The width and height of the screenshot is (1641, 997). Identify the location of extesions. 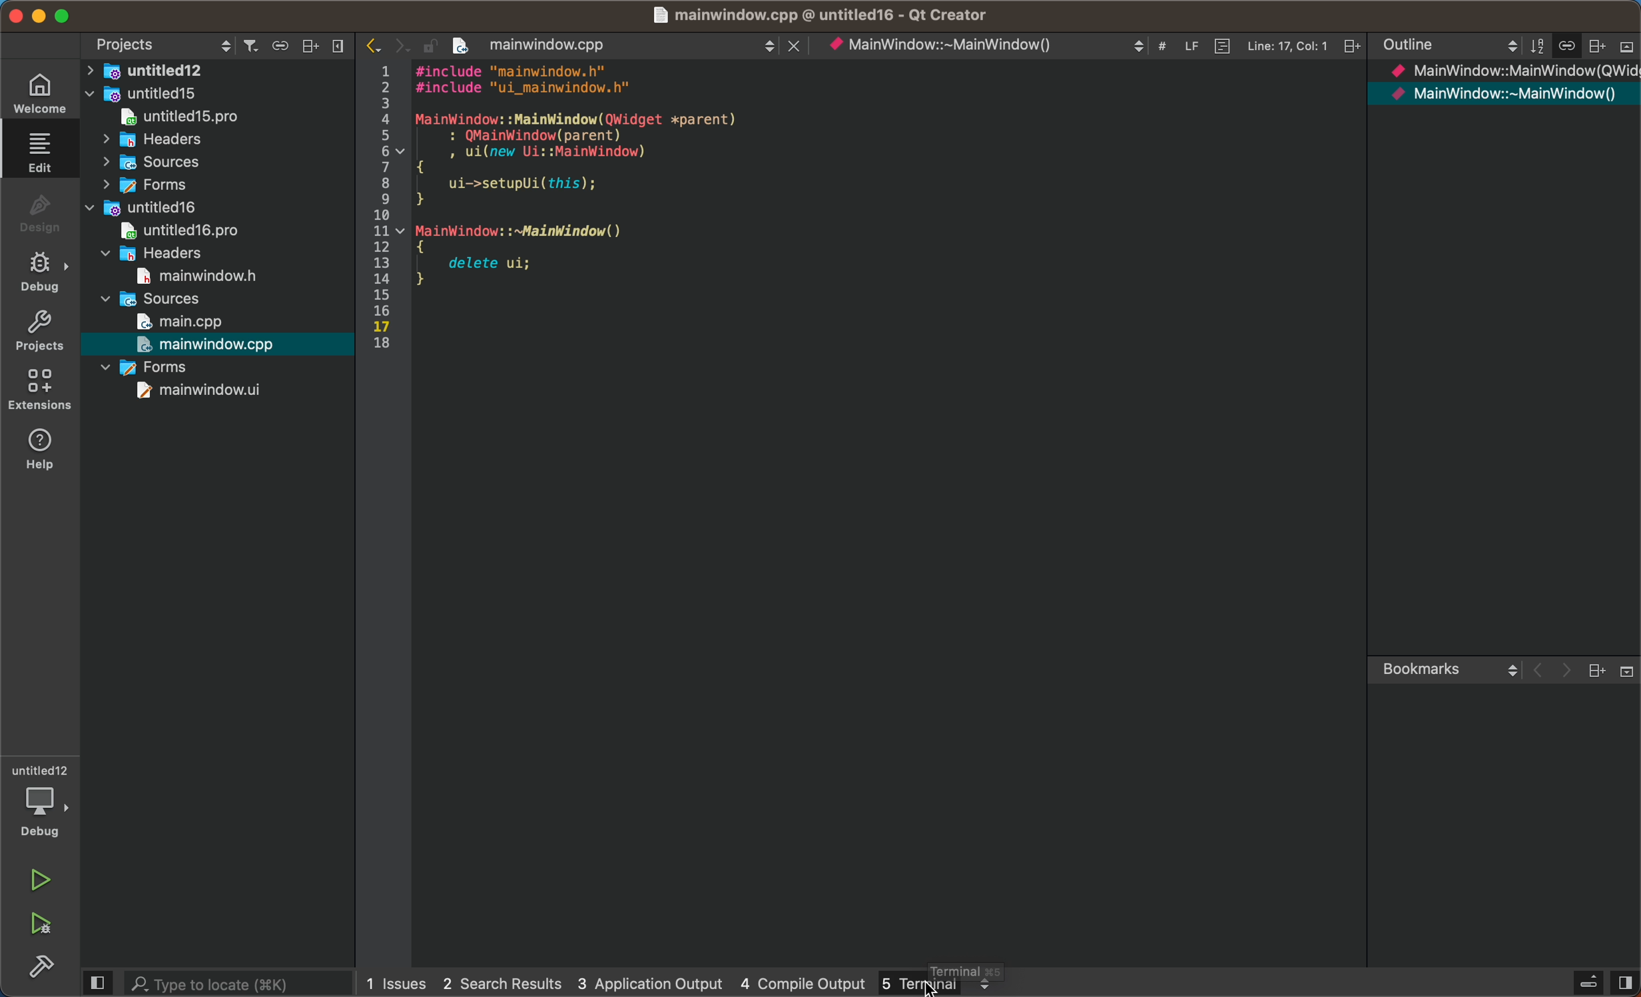
(41, 392).